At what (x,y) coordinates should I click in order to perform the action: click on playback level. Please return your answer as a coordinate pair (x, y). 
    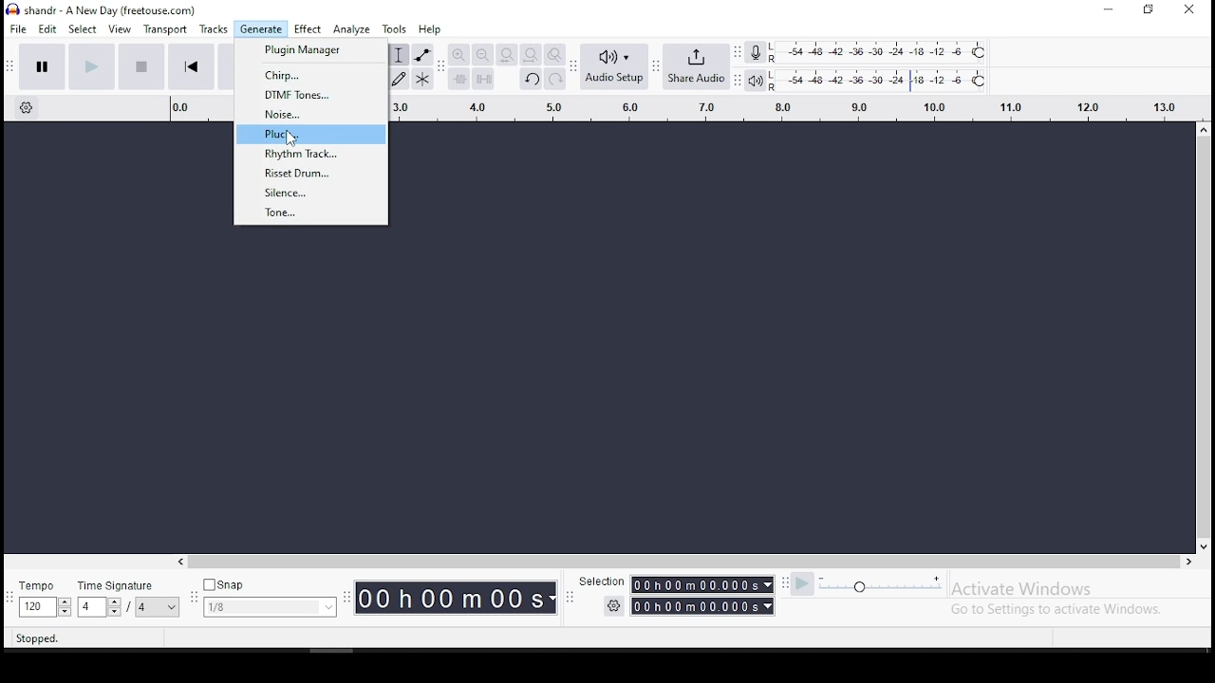
    Looking at the image, I should click on (881, 79).